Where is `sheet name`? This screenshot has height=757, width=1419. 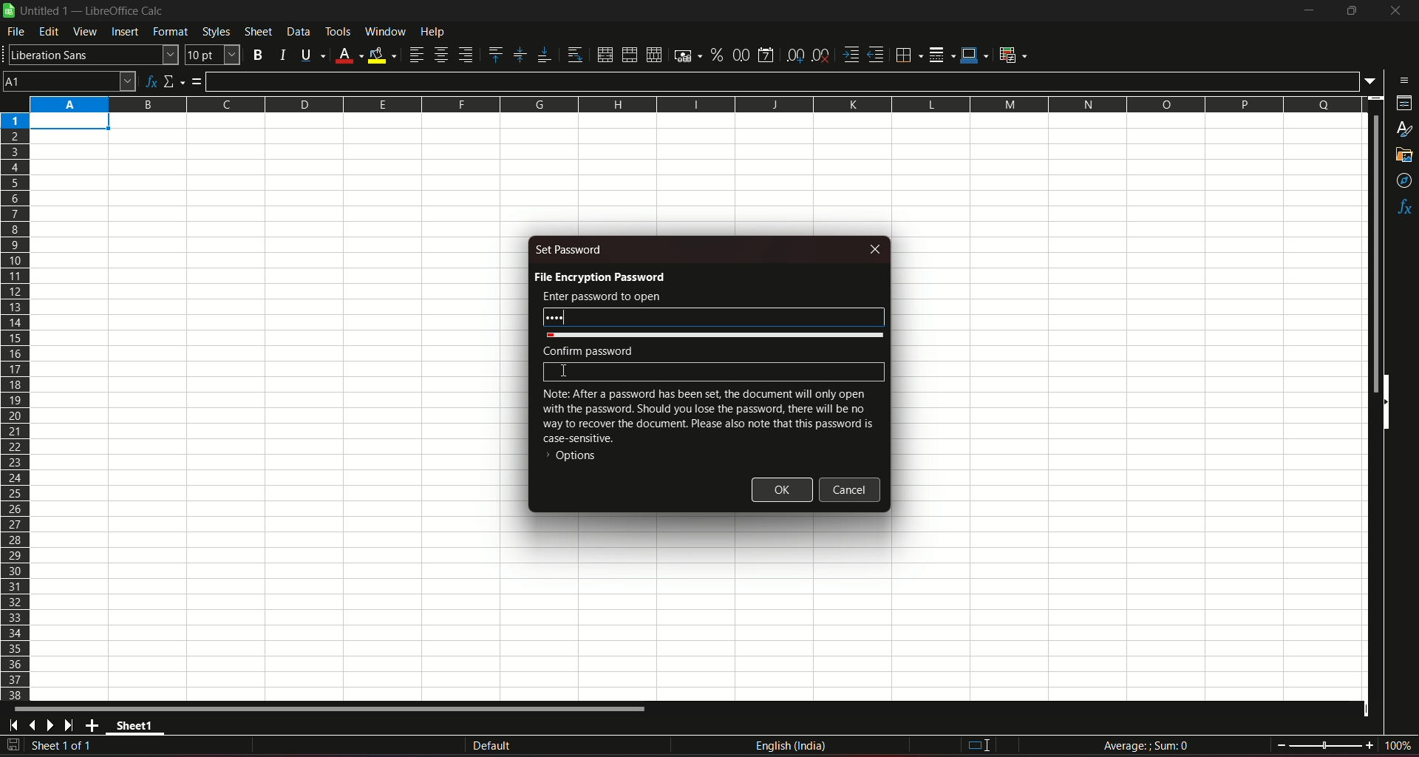
sheet name is located at coordinates (137, 727).